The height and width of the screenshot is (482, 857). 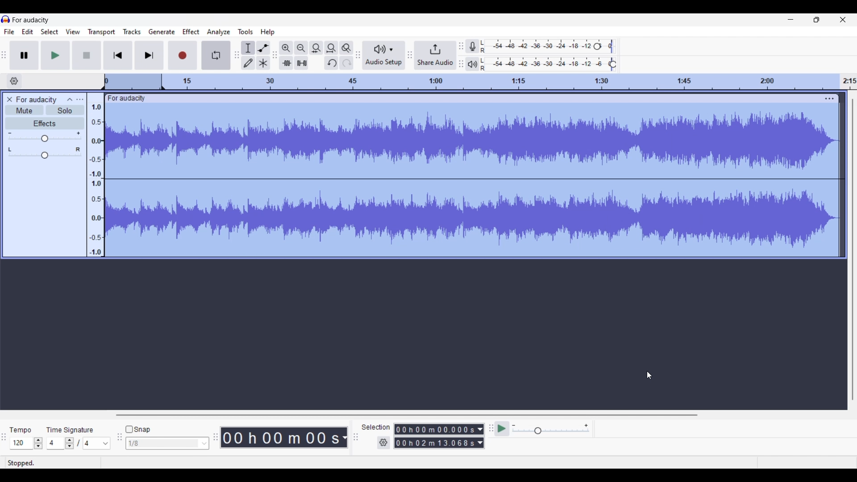 What do you see at coordinates (150, 55) in the screenshot?
I see `Skip/Select to end` at bounding box center [150, 55].